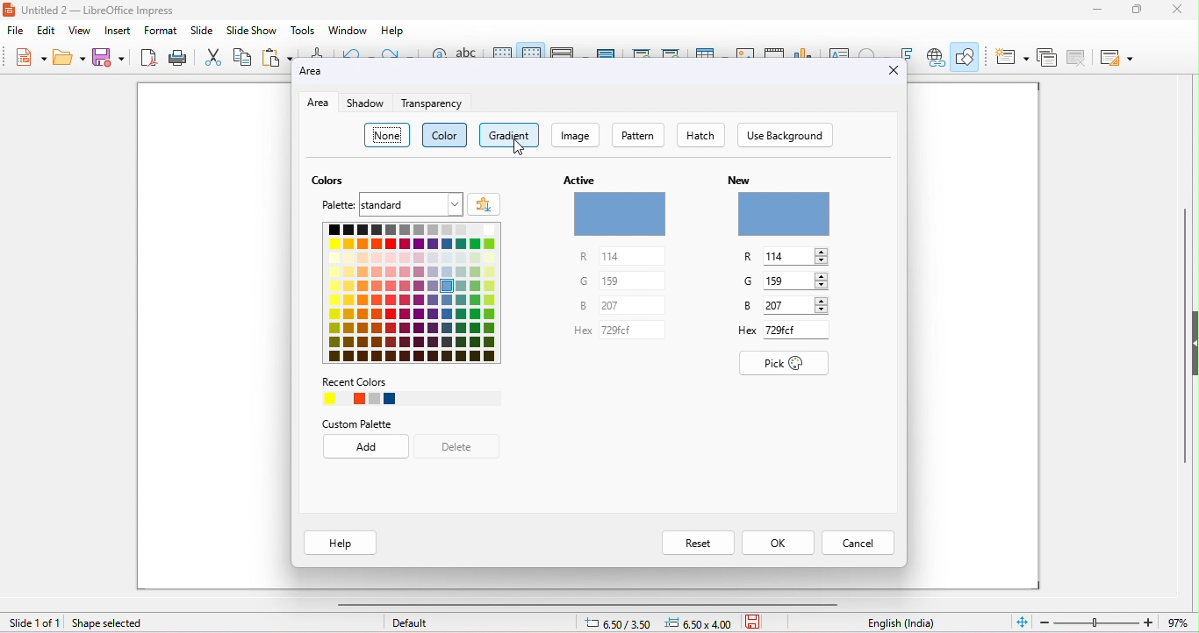 The width and height of the screenshot is (1199, 633). I want to click on pattern, so click(637, 134).